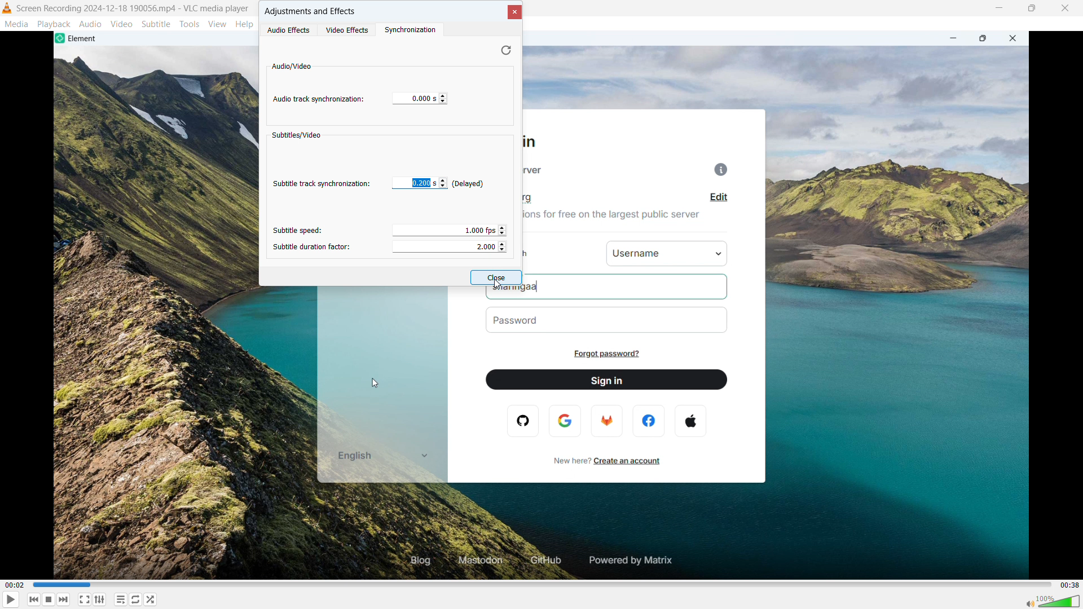 This screenshot has width=1083, height=609. I want to click on toggle between loop all, loop one & no loop, so click(136, 599).